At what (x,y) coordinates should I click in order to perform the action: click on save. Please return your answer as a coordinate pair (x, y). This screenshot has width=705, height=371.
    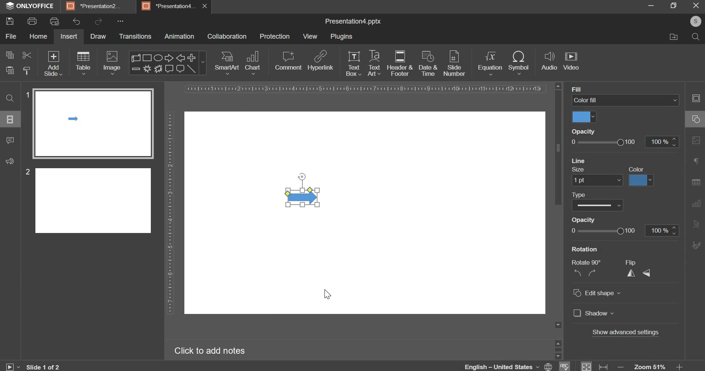
    Looking at the image, I should click on (11, 22).